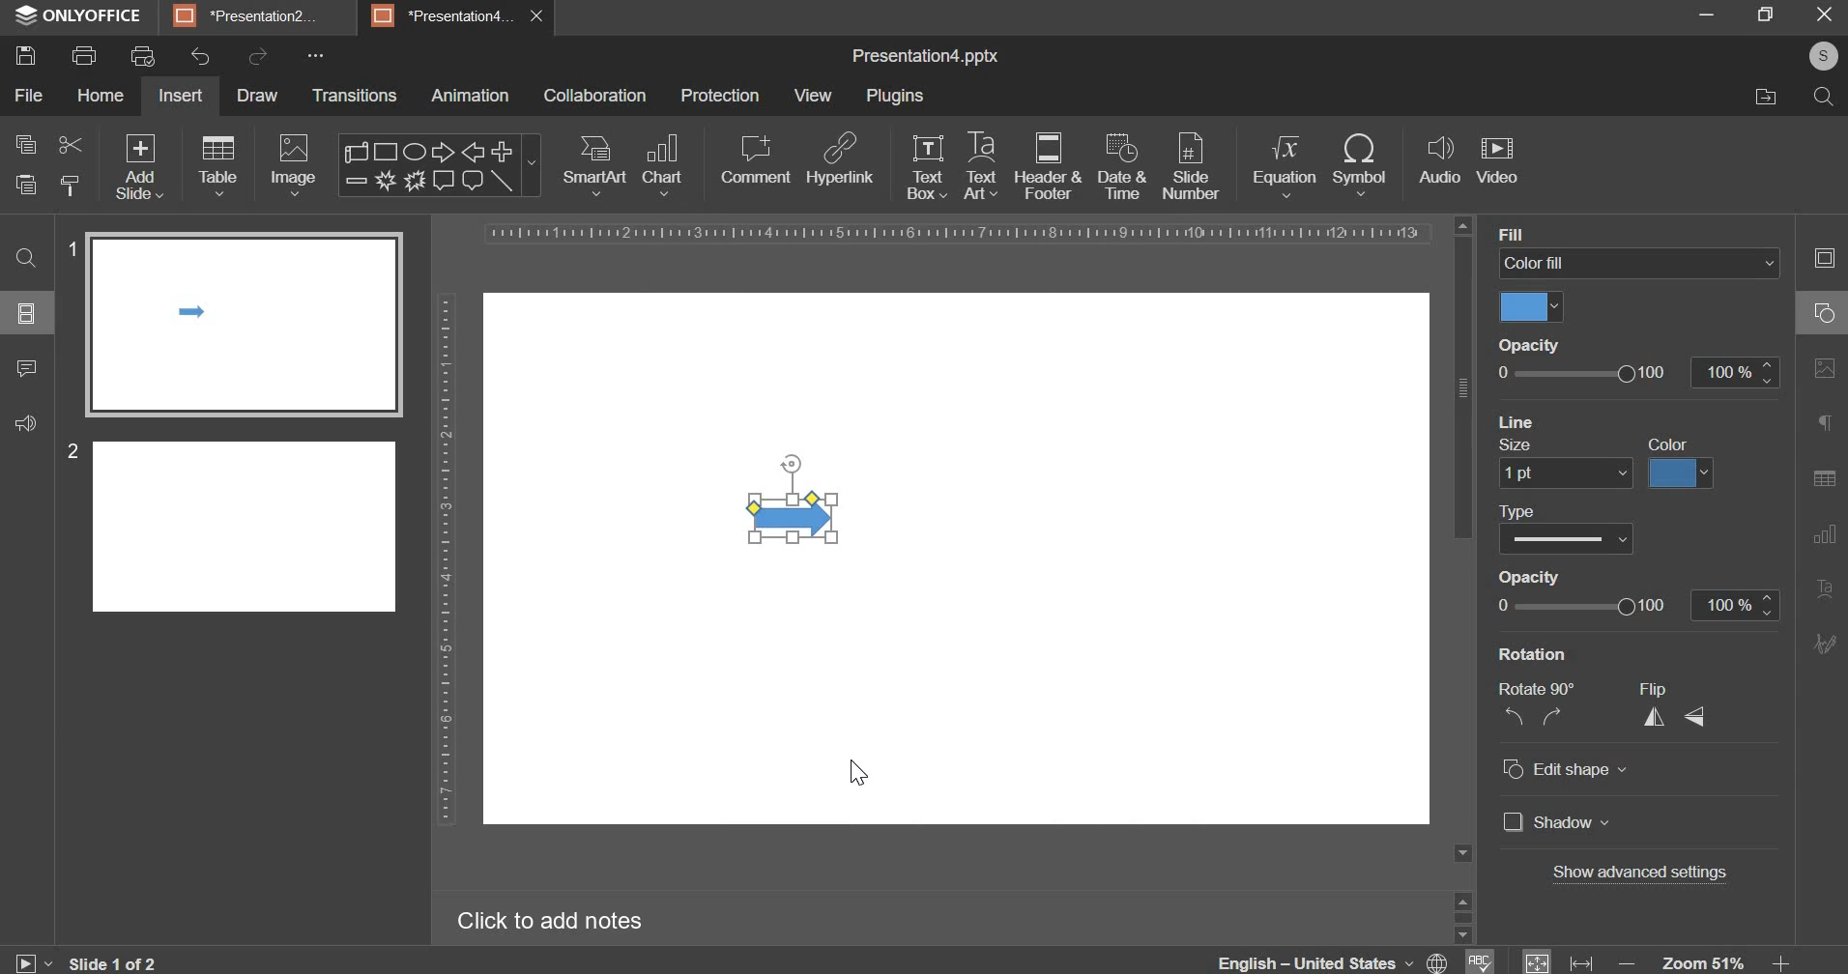 Image resolution: width=1848 pixels, height=974 pixels. What do you see at coordinates (1552, 822) in the screenshot?
I see `] Shadow` at bounding box center [1552, 822].